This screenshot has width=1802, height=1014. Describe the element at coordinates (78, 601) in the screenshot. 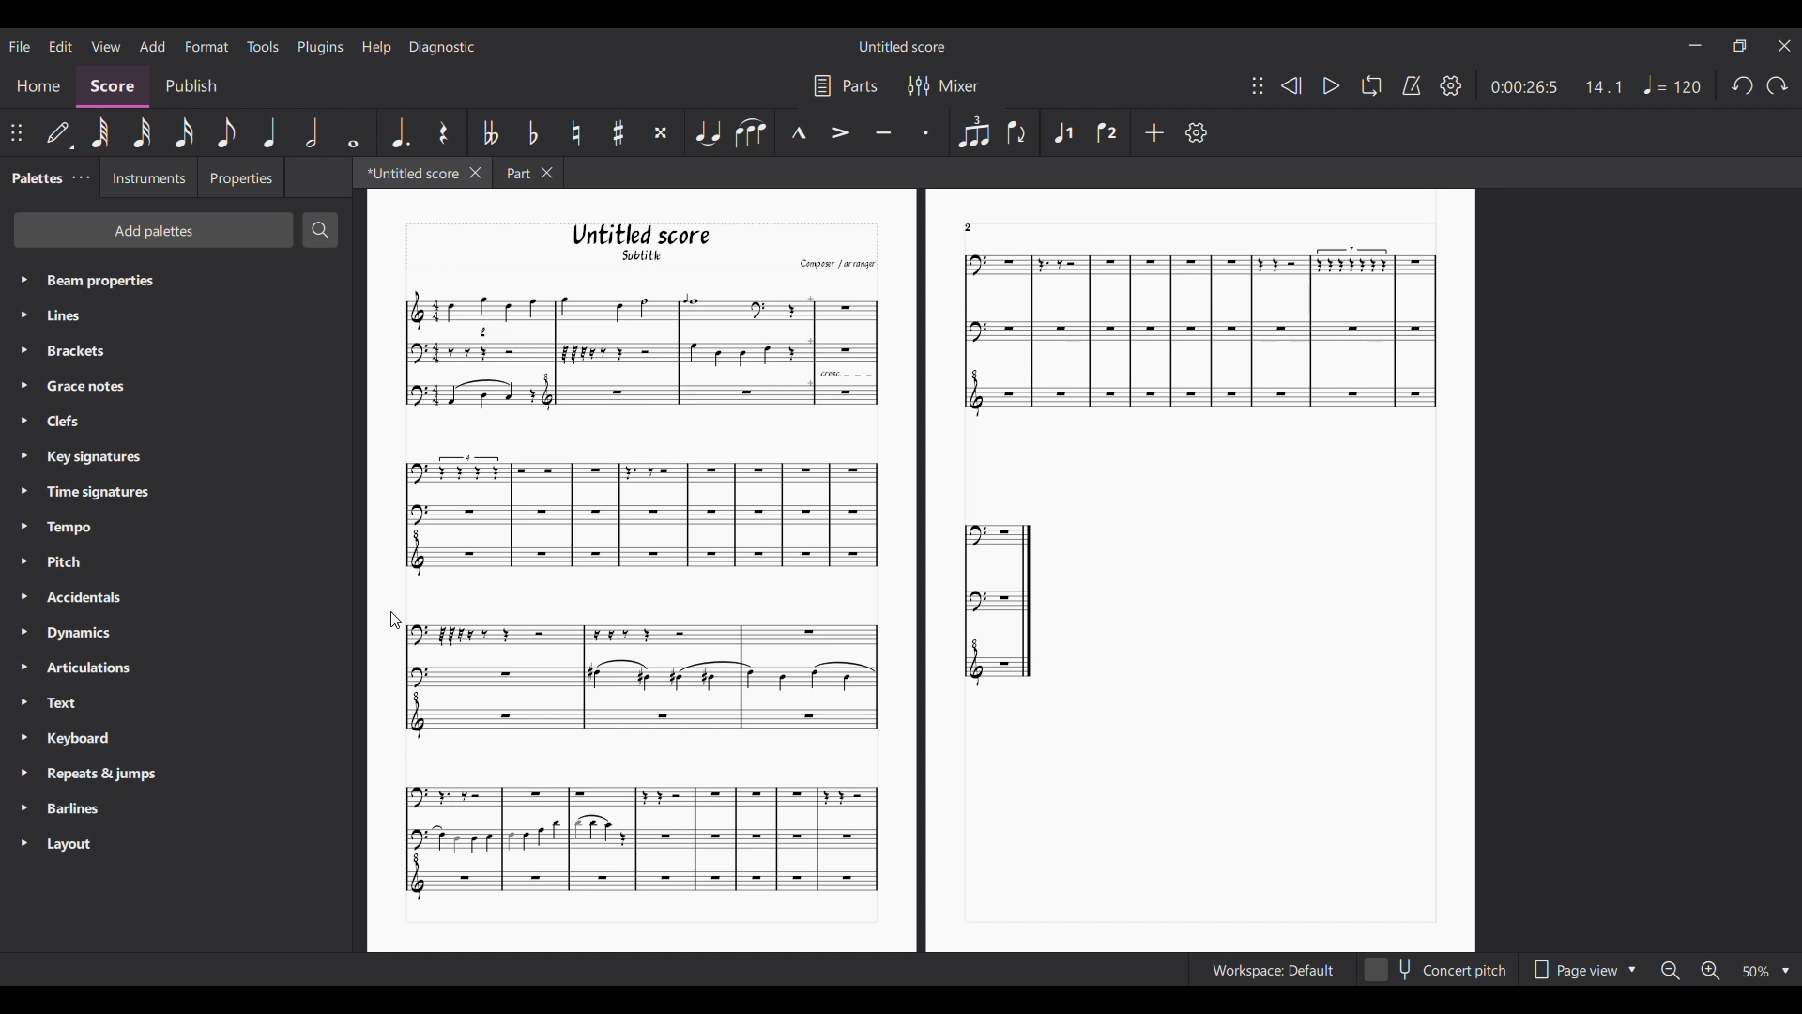

I see `»  Accidentals` at that location.